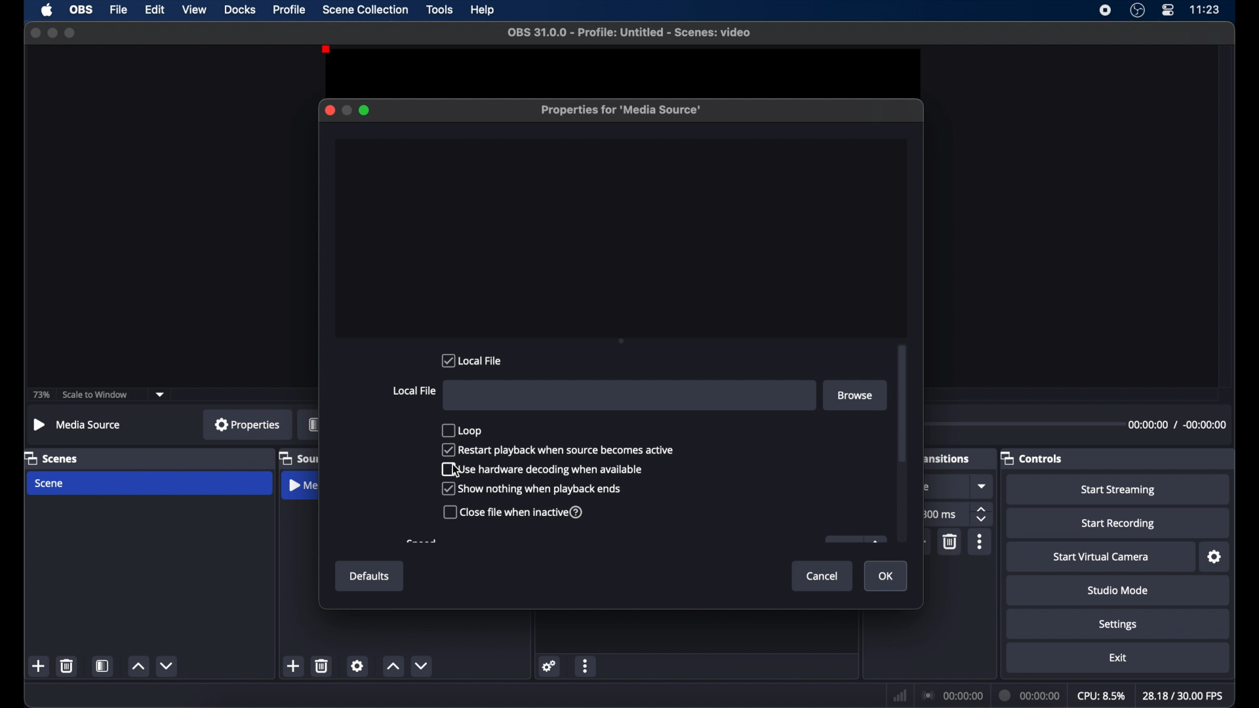  I want to click on settings, so click(1216, 557).